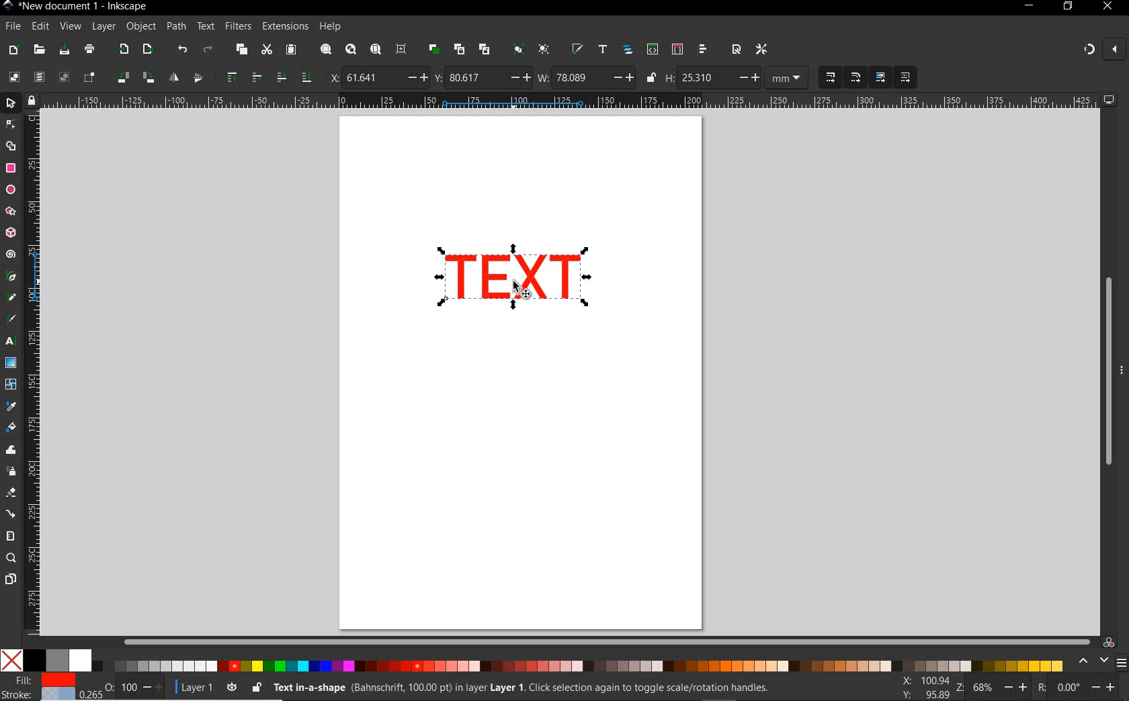 The height and width of the screenshot is (701, 1129). I want to click on open align and distribute, so click(704, 50).